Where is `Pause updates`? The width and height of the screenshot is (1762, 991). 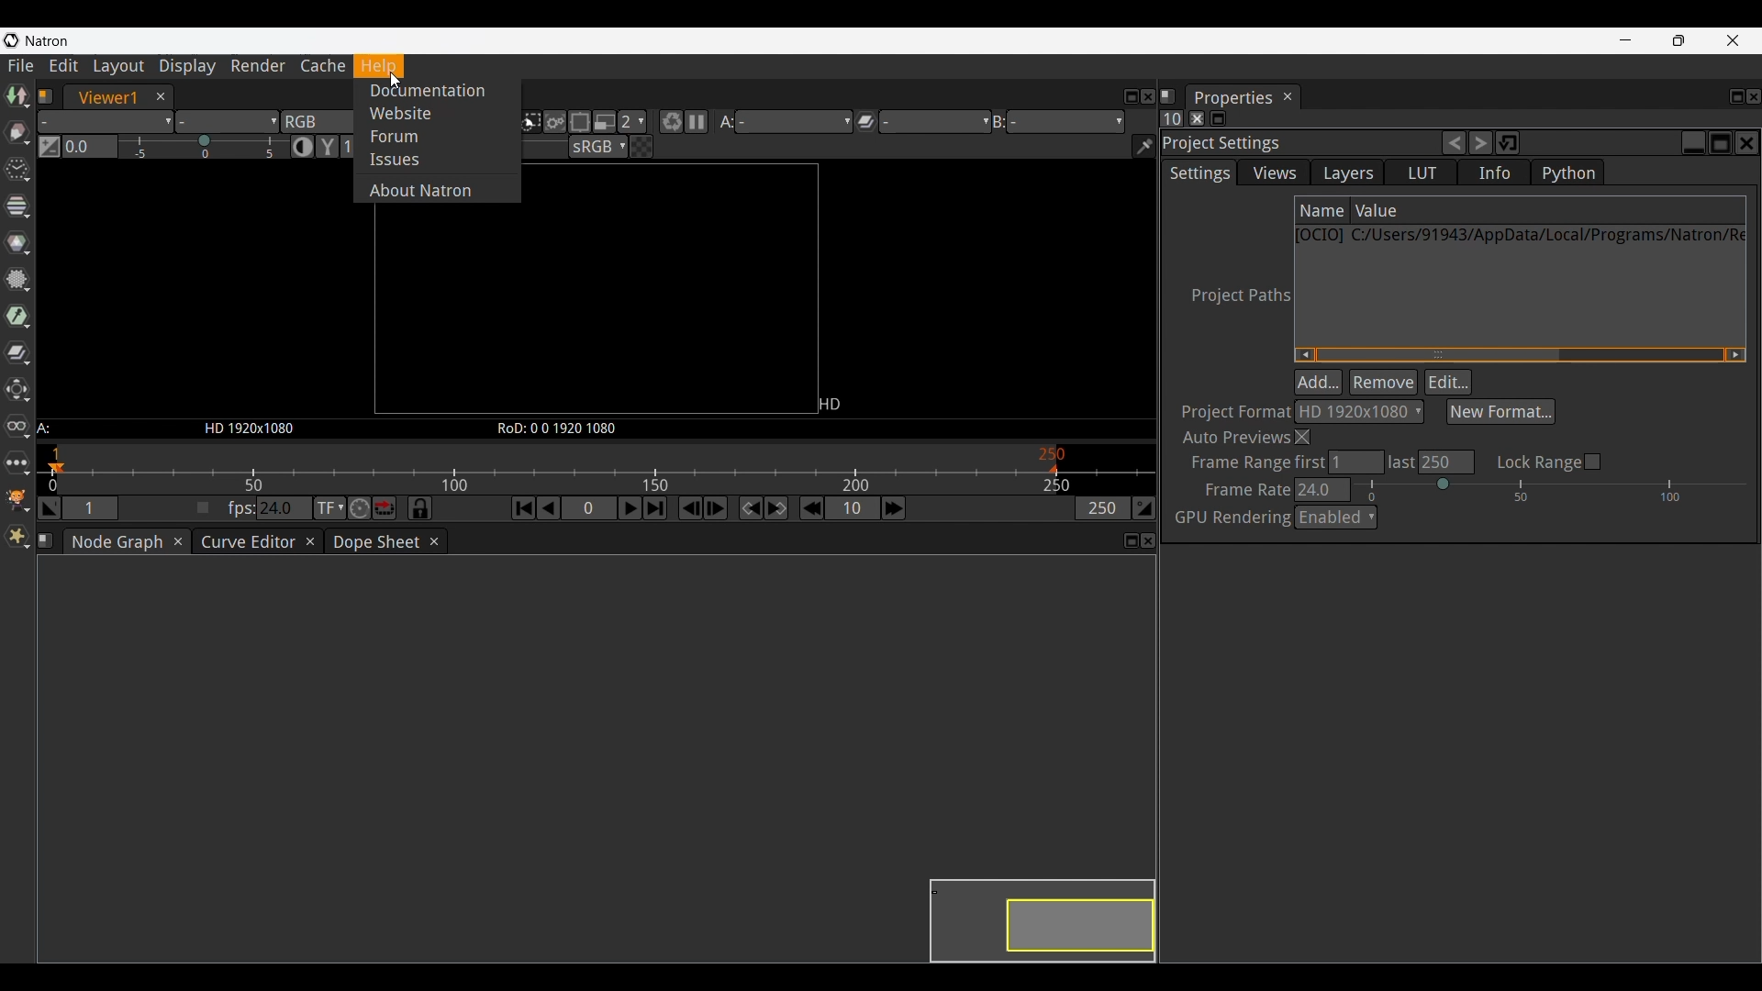 Pause updates is located at coordinates (696, 122).